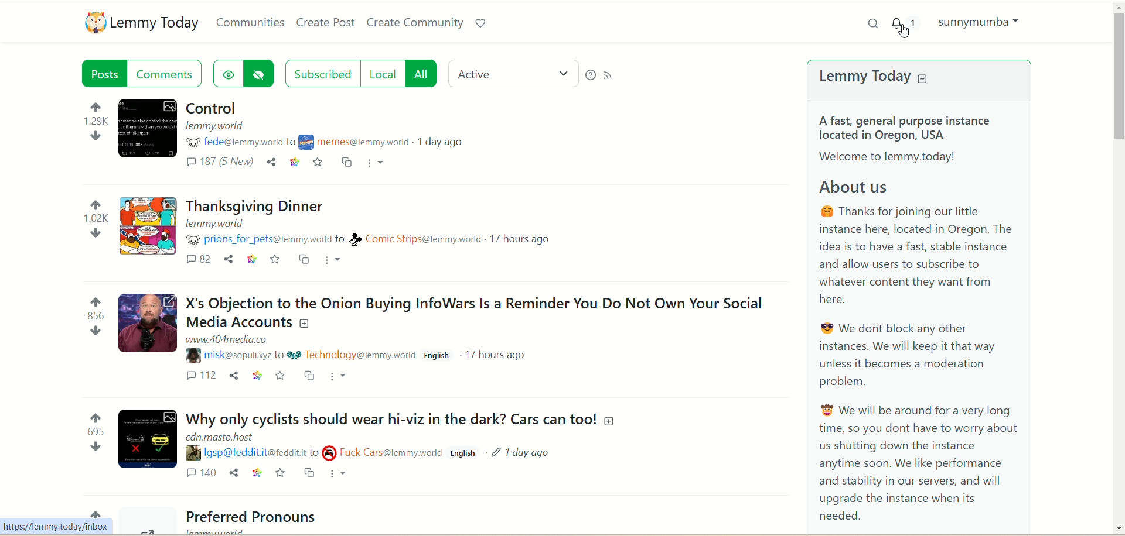 The image size is (1125, 536). I want to click on Post on "Why only cyclists should wear hi-viz in the dark? Cars can too!", so click(375, 432).